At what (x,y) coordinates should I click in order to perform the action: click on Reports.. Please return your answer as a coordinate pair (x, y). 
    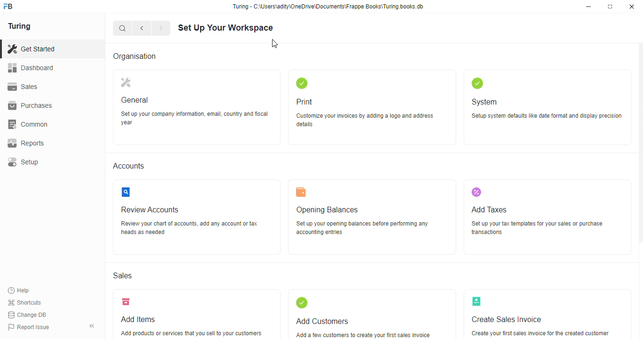
    Looking at the image, I should click on (51, 143).